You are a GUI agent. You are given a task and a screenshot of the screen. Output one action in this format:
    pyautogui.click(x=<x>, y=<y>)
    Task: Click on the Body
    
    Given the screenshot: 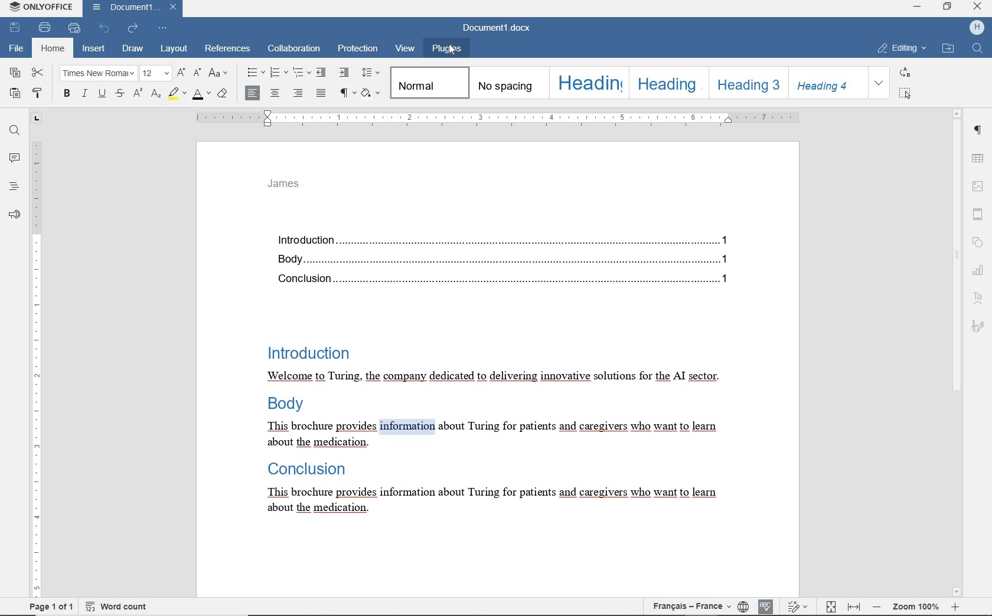 What is the action you would take?
    pyautogui.click(x=288, y=406)
    